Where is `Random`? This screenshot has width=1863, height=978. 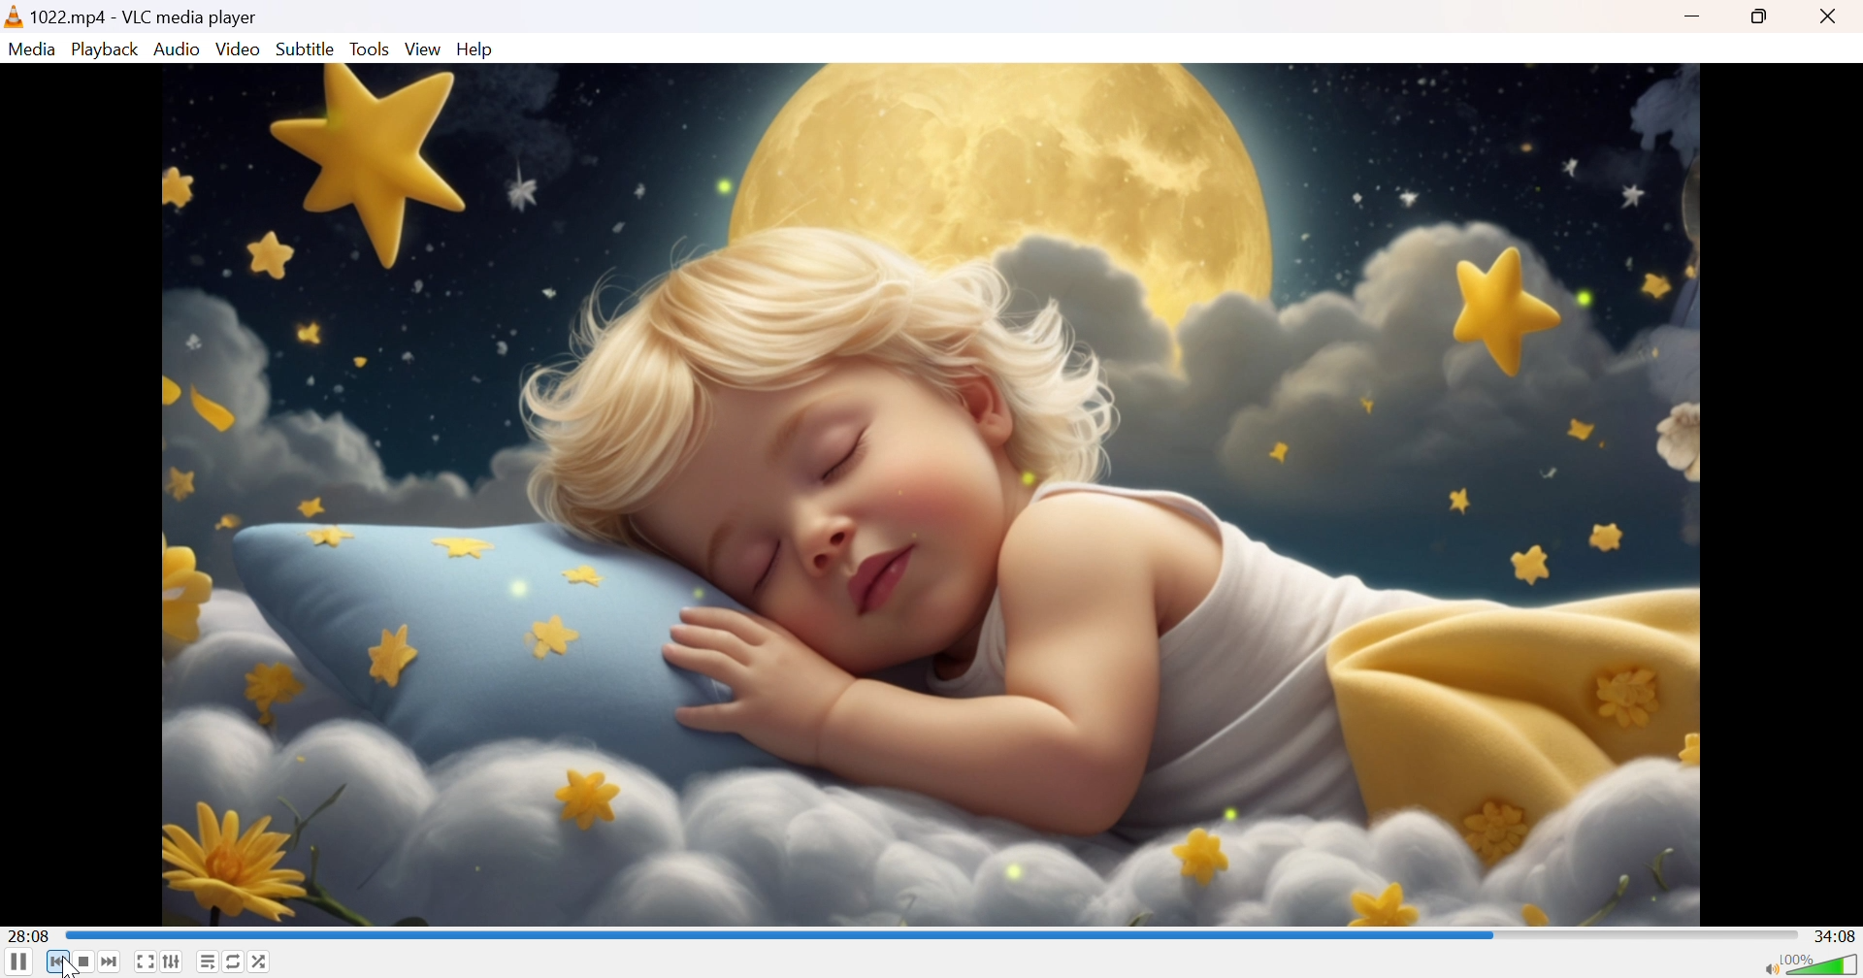 Random is located at coordinates (262, 961).